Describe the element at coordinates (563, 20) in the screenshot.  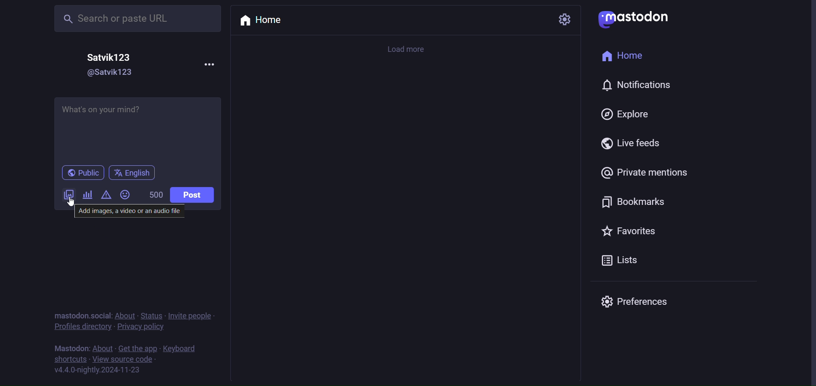
I see `setting` at that location.